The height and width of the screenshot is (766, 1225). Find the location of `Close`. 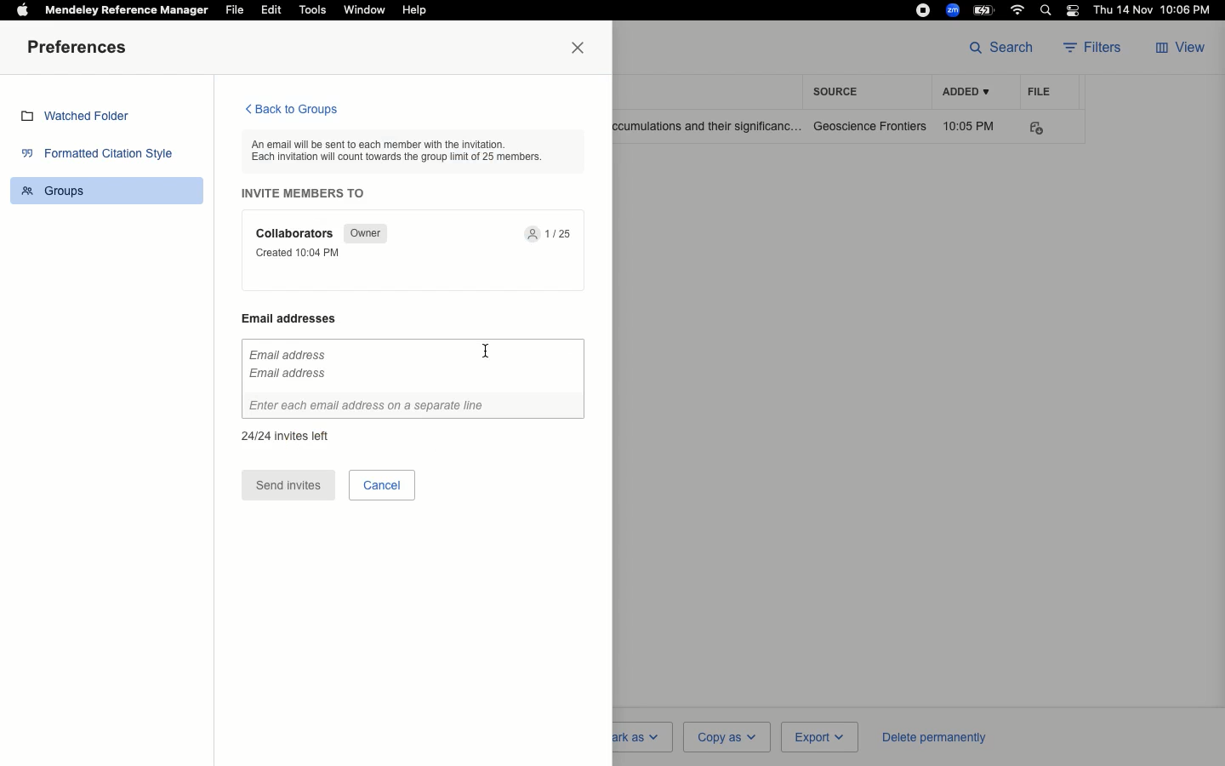

Close is located at coordinates (582, 49).